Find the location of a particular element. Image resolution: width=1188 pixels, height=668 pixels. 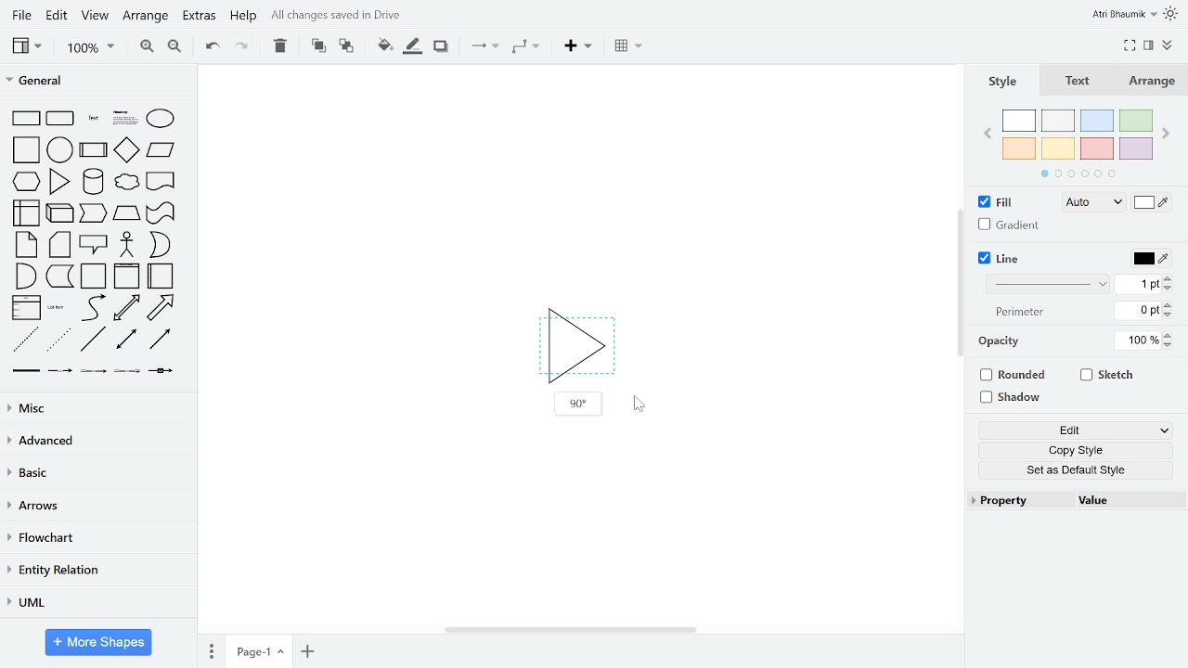

extras is located at coordinates (199, 17).